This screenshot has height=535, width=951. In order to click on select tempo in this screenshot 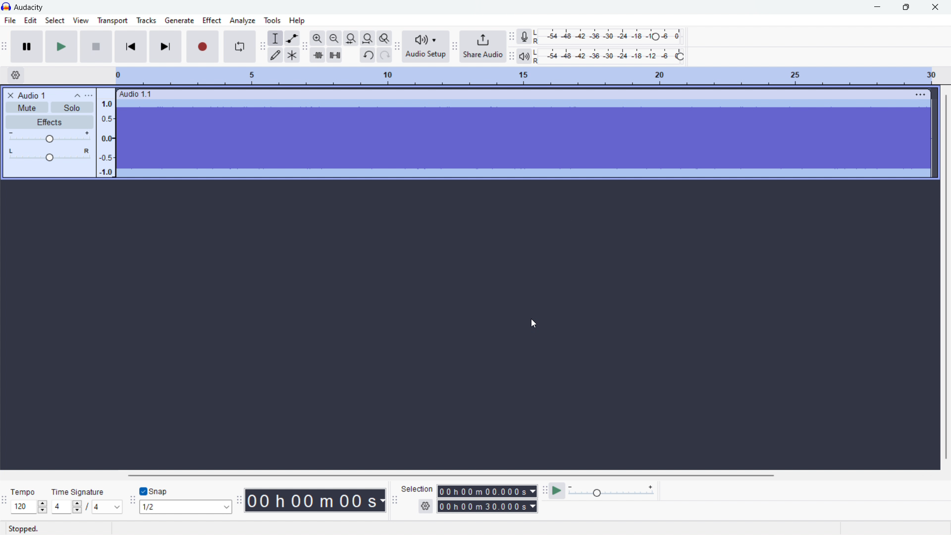, I will do `click(29, 507)`.